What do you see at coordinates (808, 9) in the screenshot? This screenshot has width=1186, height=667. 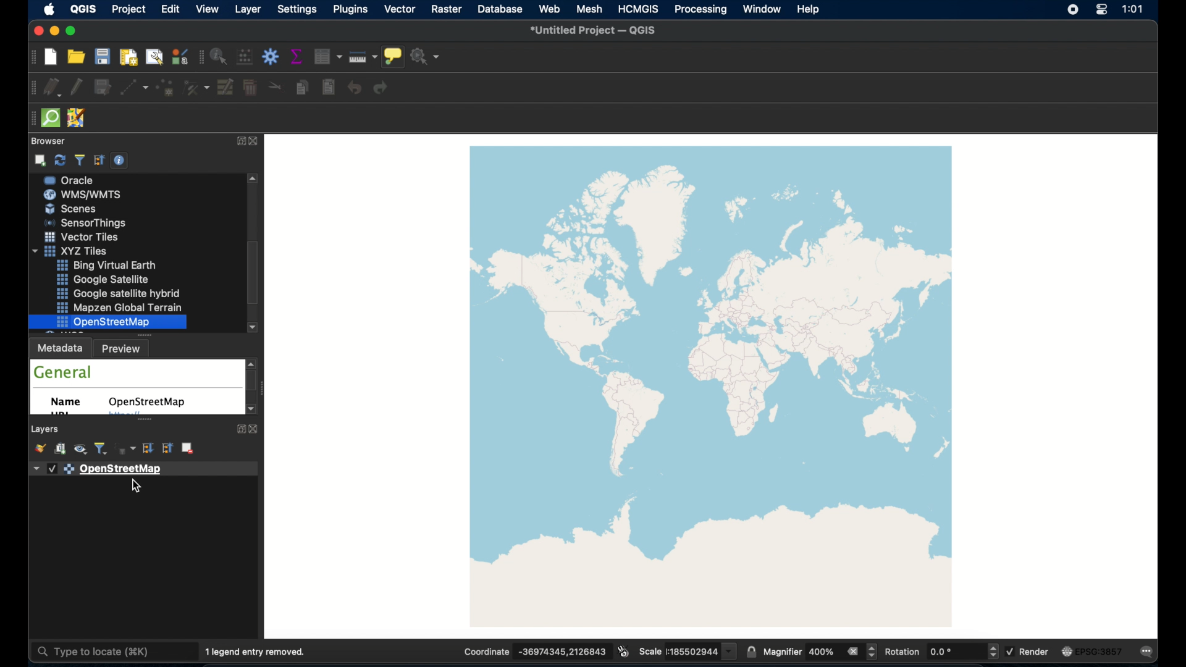 I see `help` at bounding box center [808, 9].